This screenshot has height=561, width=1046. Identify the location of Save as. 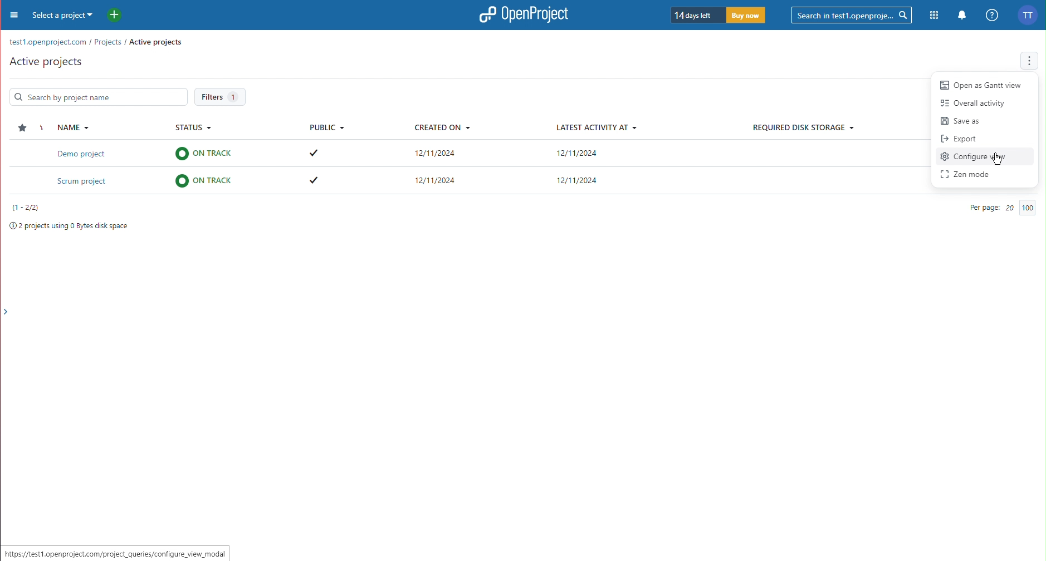
(959, 120).